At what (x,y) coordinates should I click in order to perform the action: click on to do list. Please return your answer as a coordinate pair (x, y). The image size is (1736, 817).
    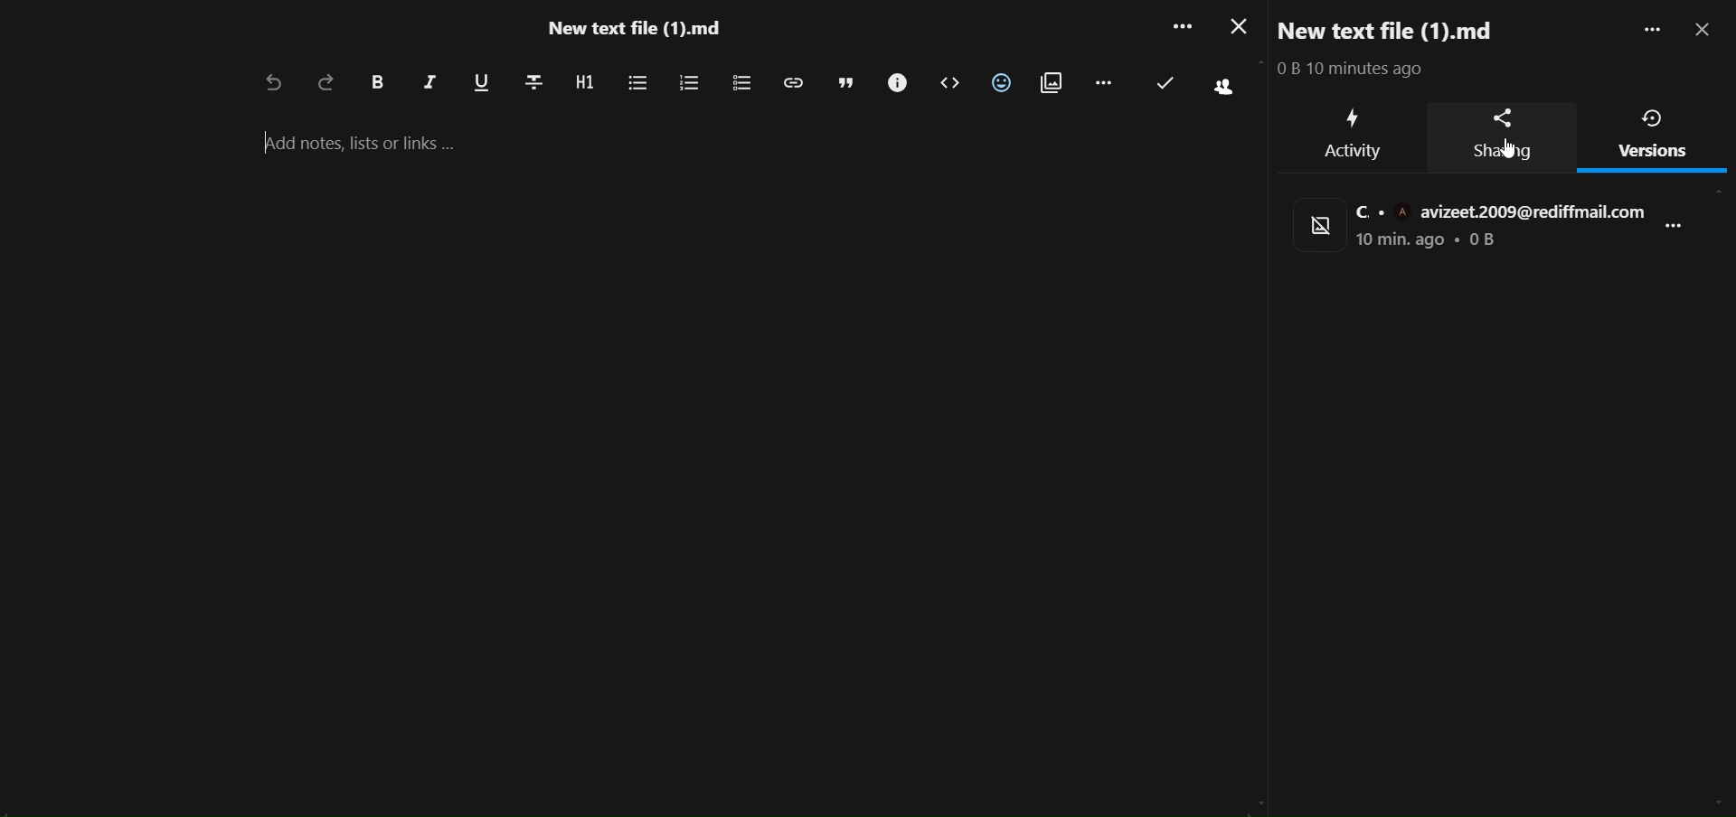
    Looking at the image, I should click on (740, 84).